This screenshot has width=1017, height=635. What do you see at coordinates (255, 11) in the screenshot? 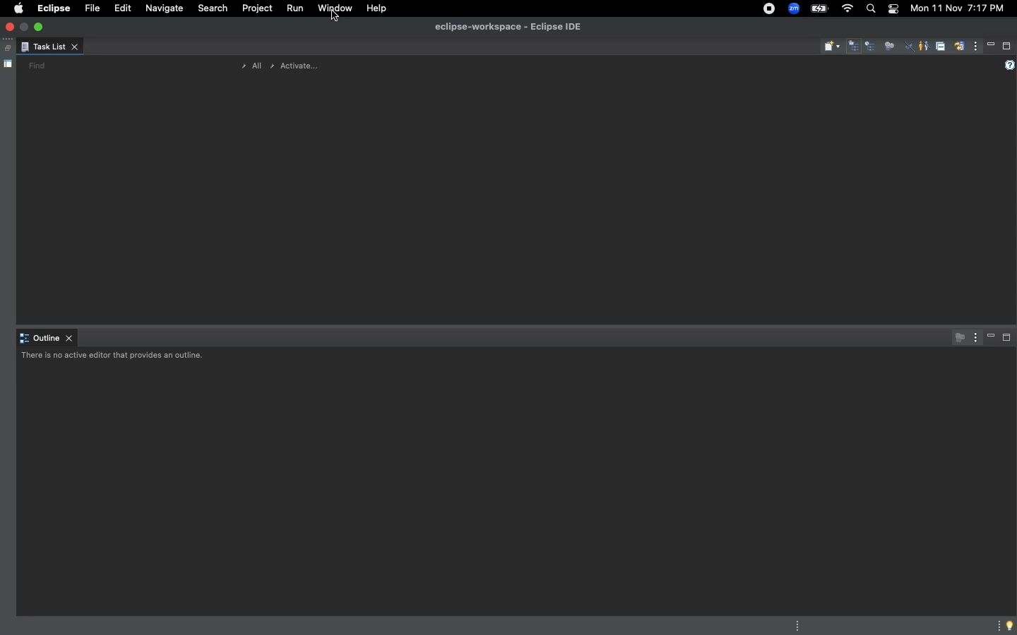
I see `Project` at bounding box center [255, 11].